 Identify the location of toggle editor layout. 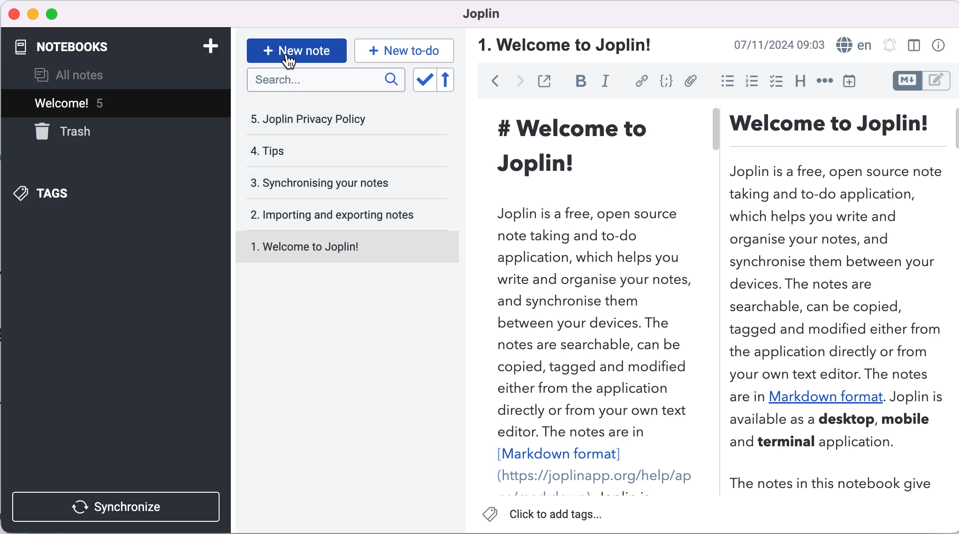
(912, 46).